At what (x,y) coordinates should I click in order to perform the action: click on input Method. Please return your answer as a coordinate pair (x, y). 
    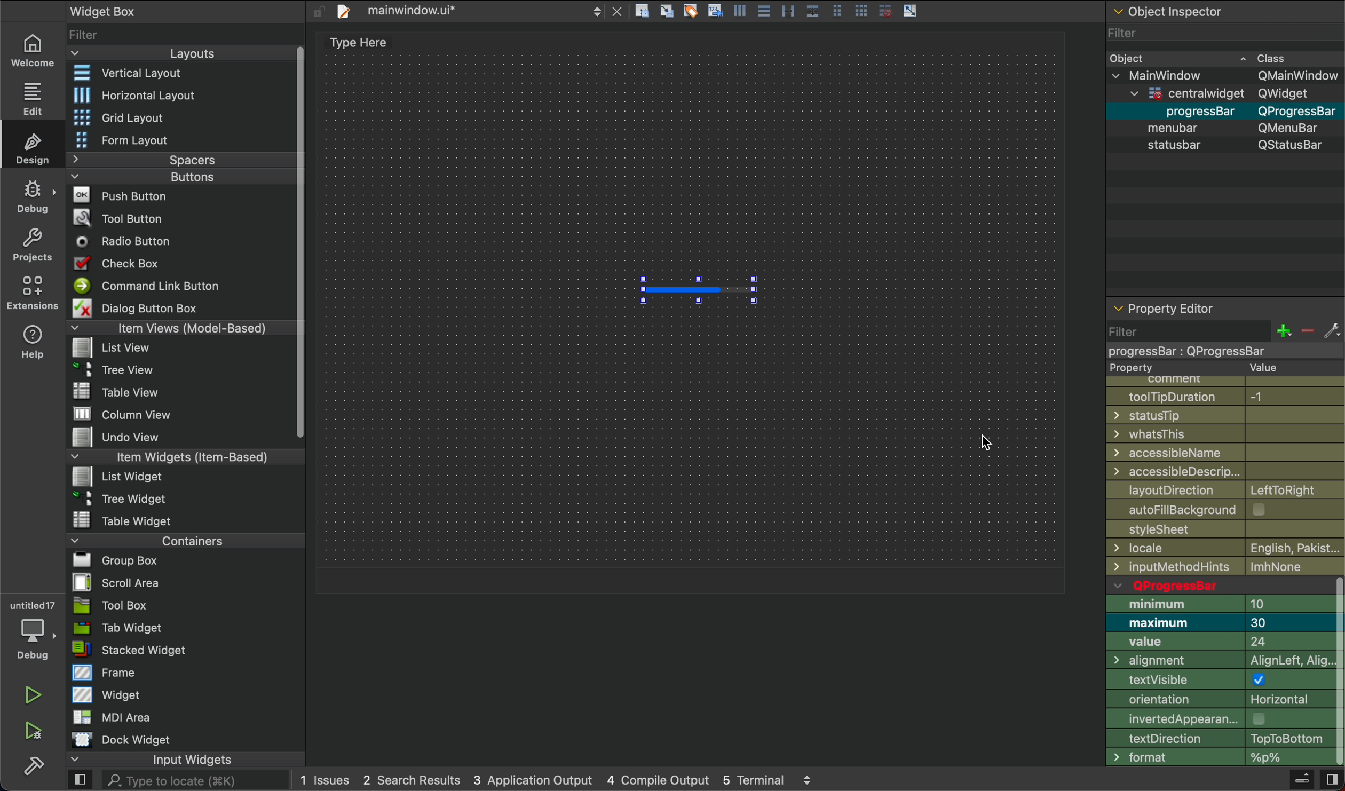
    Looking at the image, I should click on (1228, 567).